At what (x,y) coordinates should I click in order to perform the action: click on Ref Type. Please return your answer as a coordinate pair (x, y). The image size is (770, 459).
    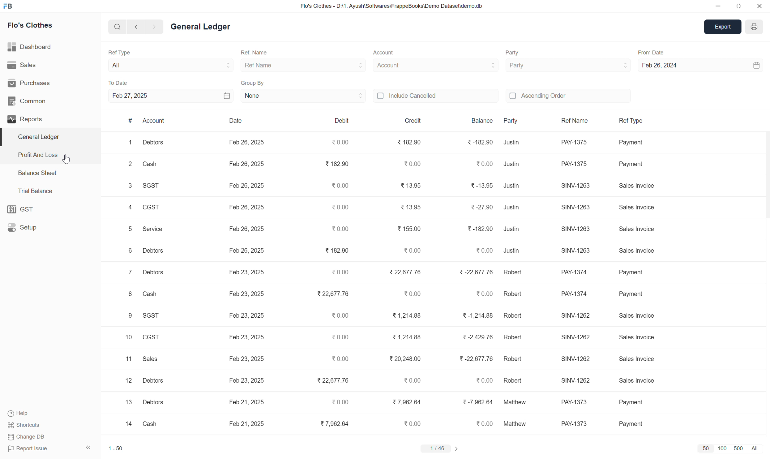
    Looking at the image, I should click on (631, 122).